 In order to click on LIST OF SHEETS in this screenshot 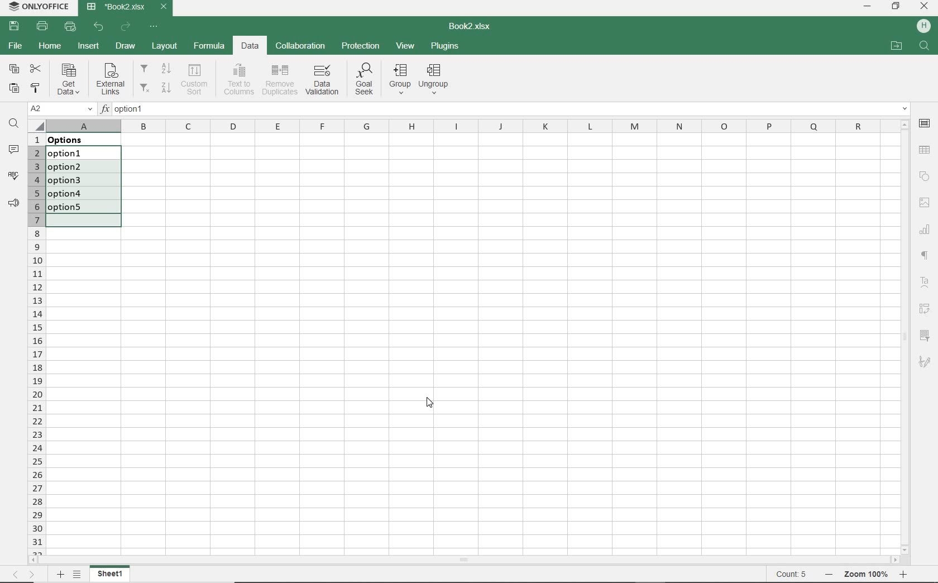, I will do `click(76, 575)`.